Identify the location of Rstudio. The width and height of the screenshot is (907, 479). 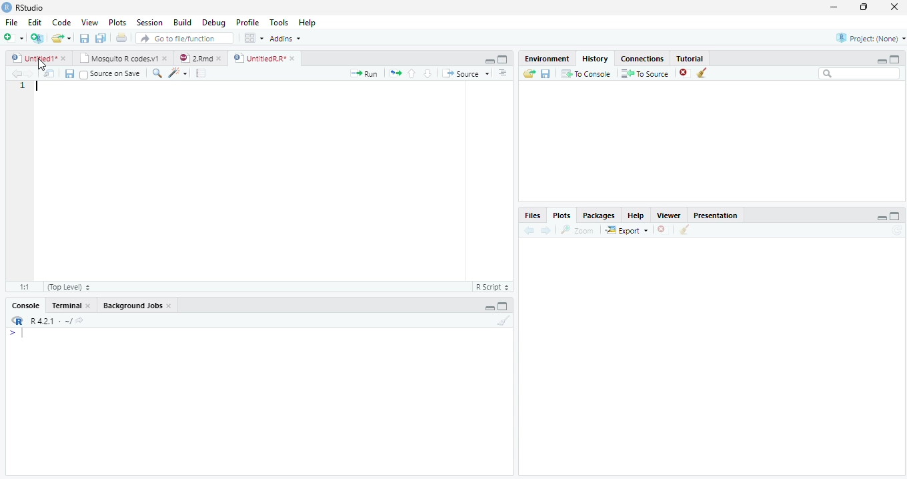
(23, 7).